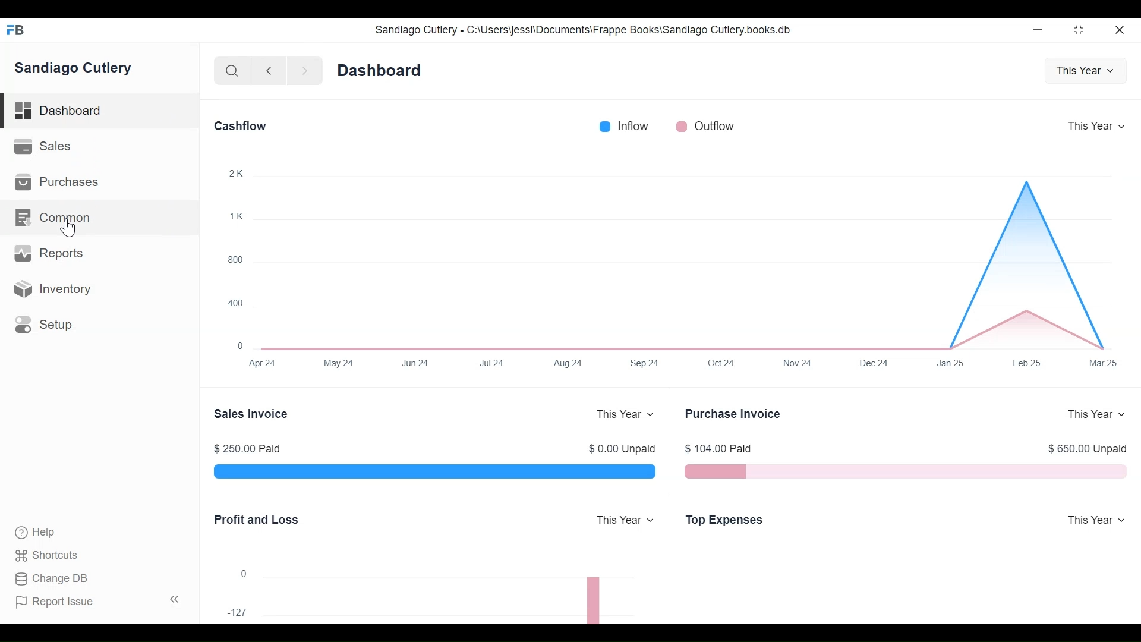 This screenshot has height=642, width=1141. I want to click on next, so click(301, 70).